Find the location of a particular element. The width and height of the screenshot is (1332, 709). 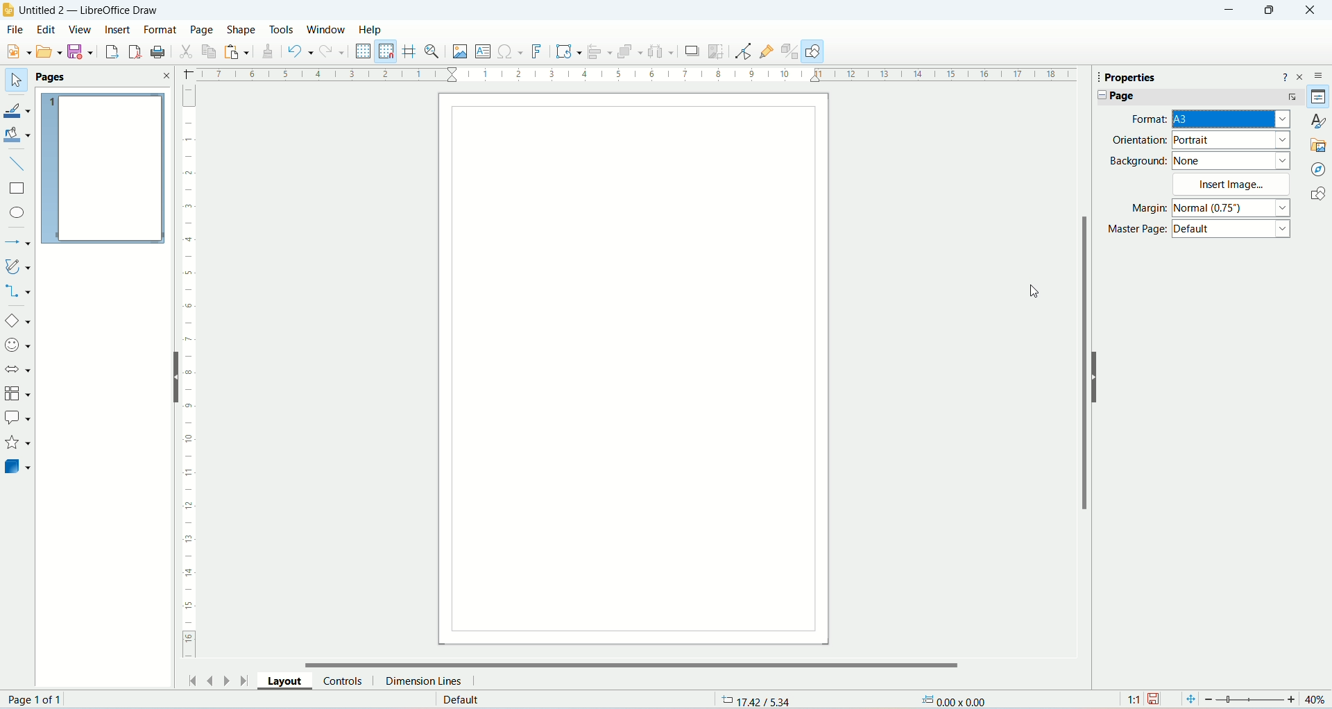

print is located at coordinates (159, 51).